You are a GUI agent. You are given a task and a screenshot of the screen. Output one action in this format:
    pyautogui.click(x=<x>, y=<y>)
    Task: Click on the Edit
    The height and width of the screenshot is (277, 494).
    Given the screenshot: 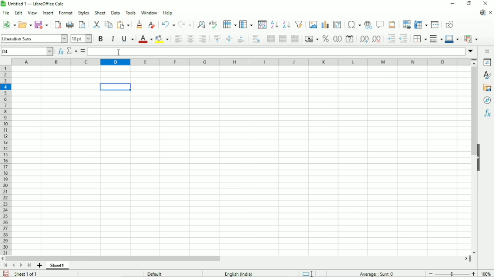 What is the action you would take?
    pyautogui.click(x=18, y=13)
    